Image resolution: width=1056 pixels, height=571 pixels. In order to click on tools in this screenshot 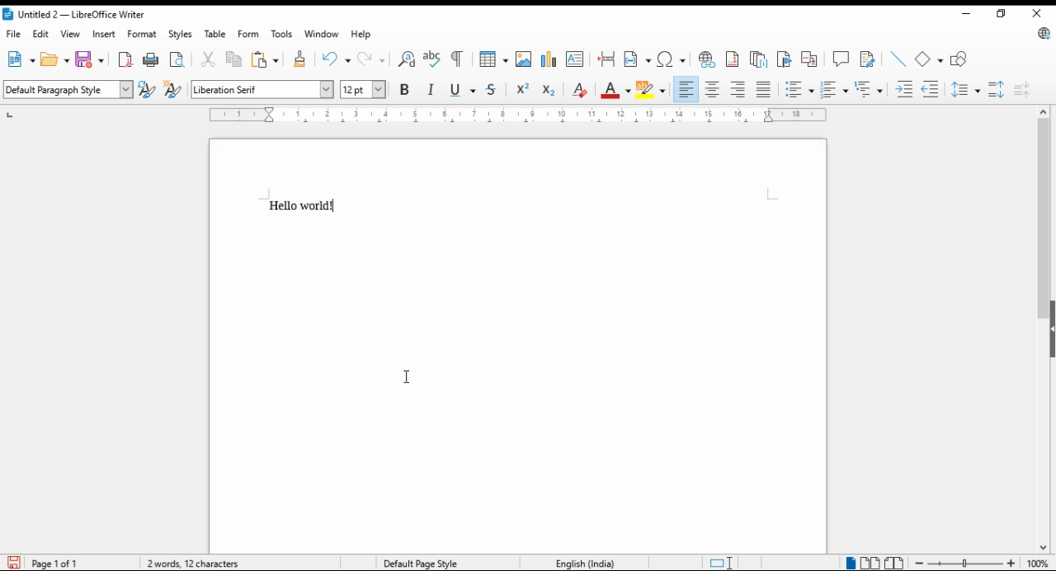, I will do `click(281, 34)`.